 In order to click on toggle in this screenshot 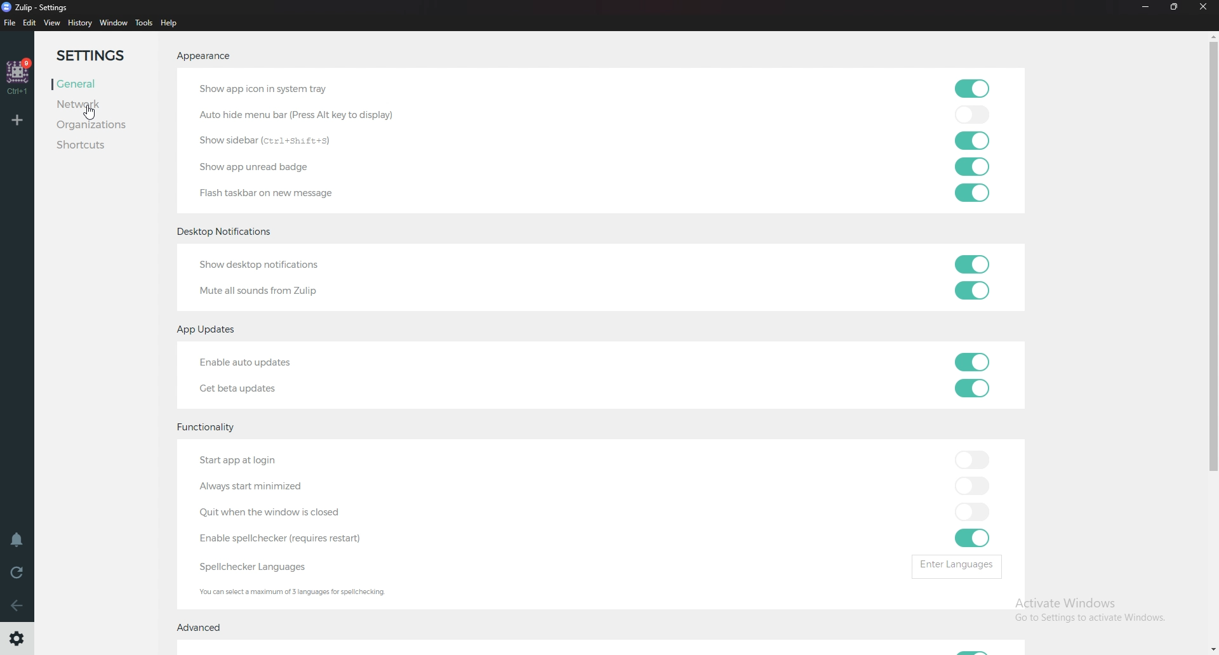, I will do `click(971, 168)`.